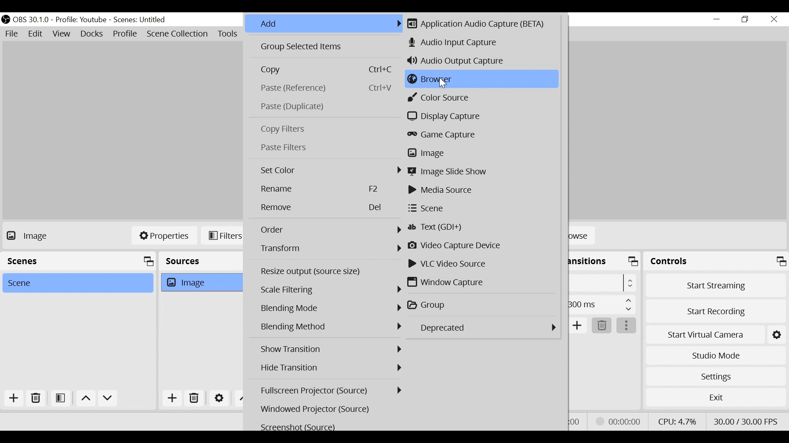 The width and height of the screenshot is (789, 443). Describe the element at coordinates (482, 154) in the screenshot. I see `Image` at that location.